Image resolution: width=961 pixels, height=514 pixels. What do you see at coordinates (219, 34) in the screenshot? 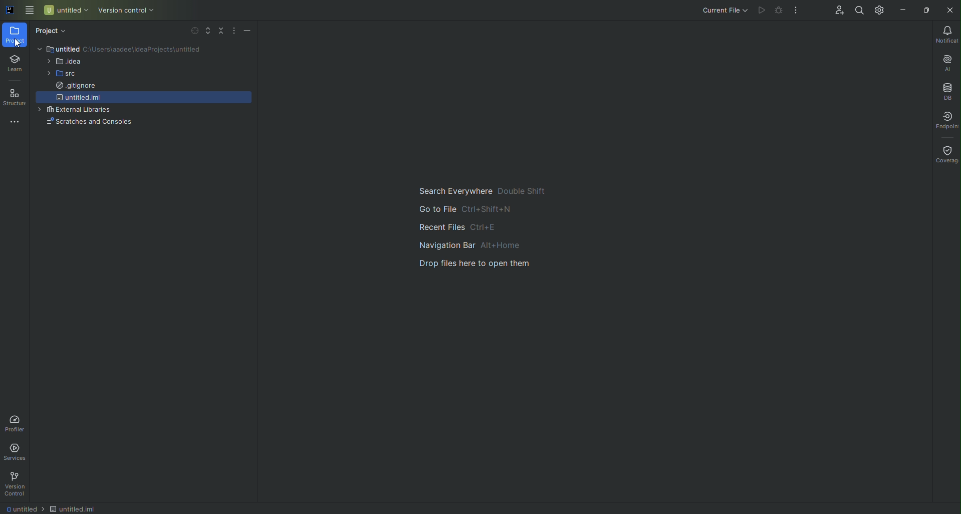
I see `Collapse` at bounding box center [219, 34].